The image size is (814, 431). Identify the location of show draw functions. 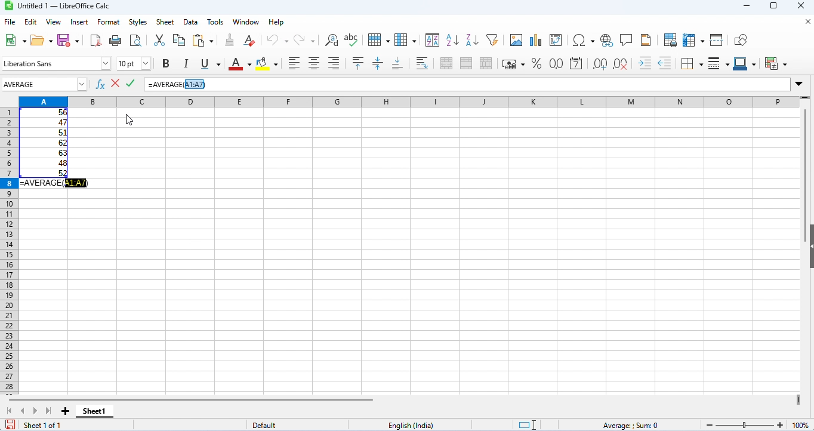
(741, 41).